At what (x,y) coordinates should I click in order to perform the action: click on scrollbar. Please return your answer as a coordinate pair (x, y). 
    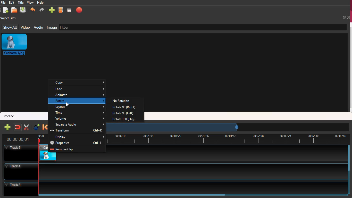
    Looking at the image, I should click on (192, 194).